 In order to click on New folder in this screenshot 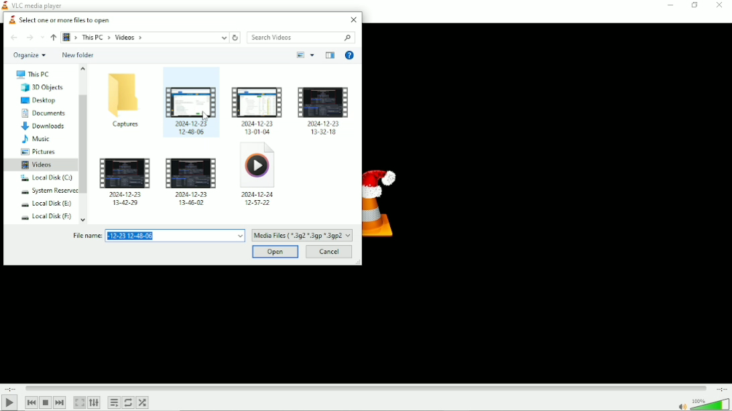, I will do `click(78, 55)`.